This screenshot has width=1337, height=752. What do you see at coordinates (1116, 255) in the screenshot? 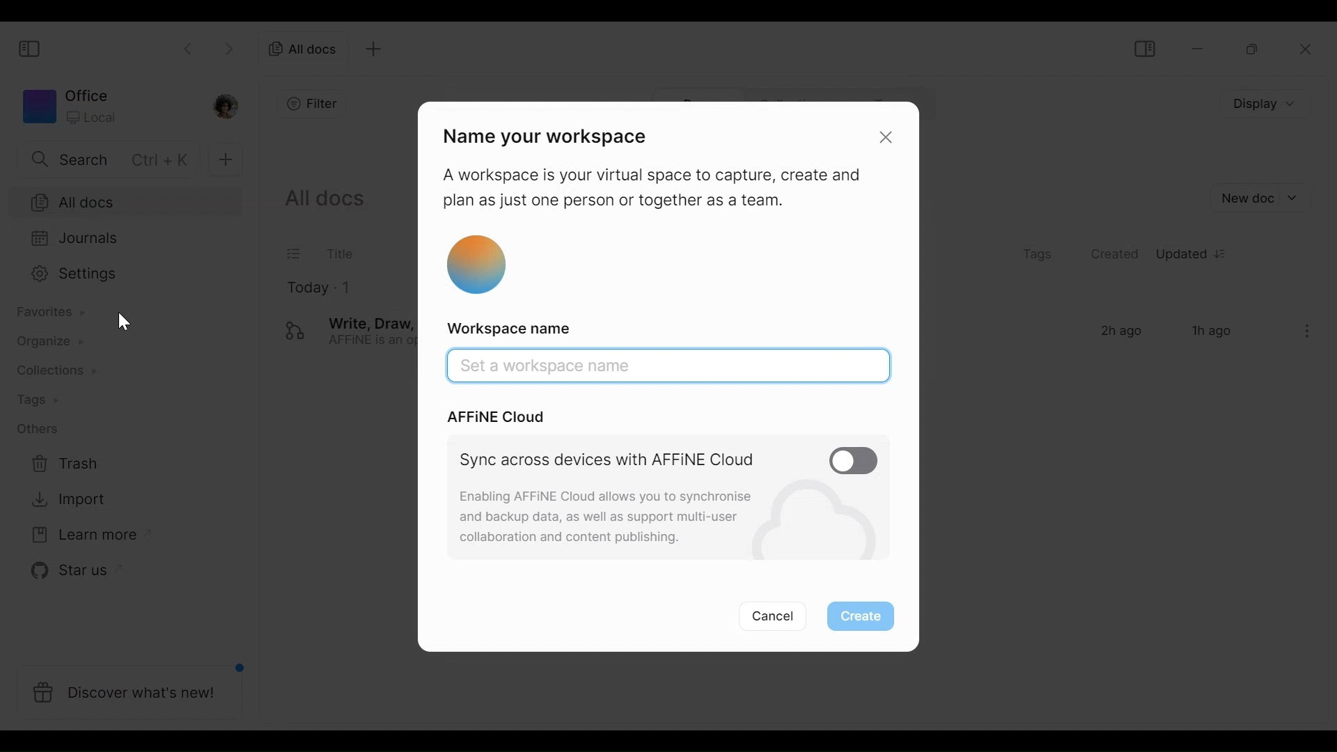
I see `Created` at bounding box center [1116, 255].